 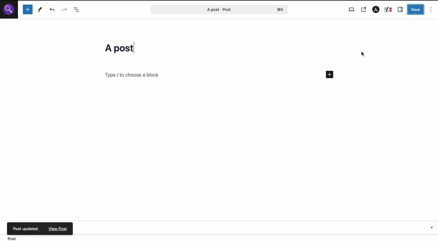 I want to click on UNDO, so click(x=52, y=10).